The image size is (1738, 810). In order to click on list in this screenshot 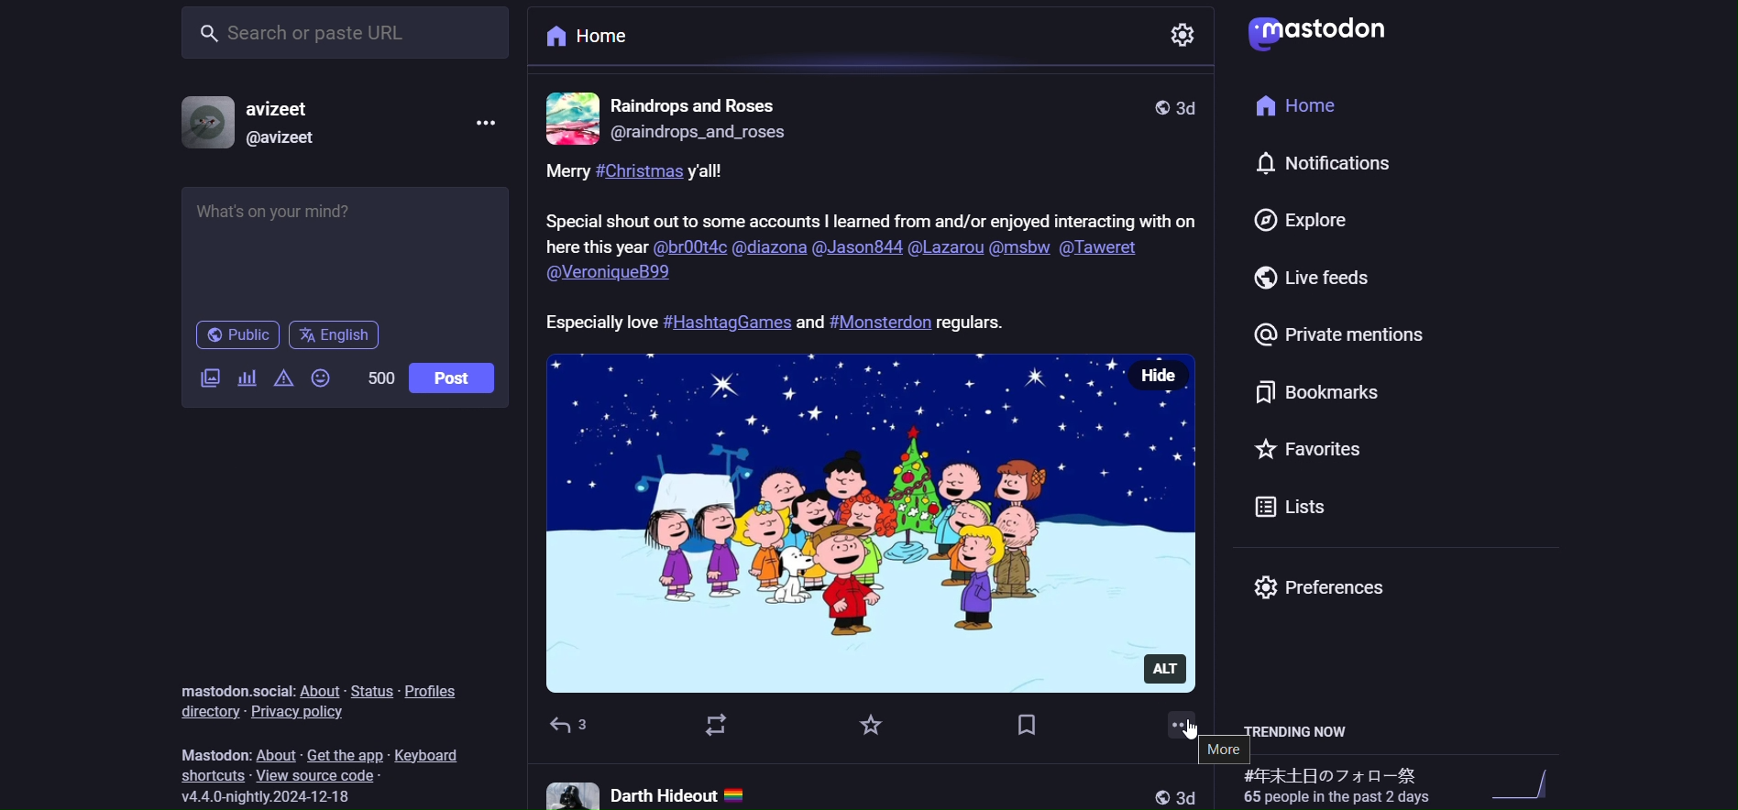, I will do `click(1304, 509)`.